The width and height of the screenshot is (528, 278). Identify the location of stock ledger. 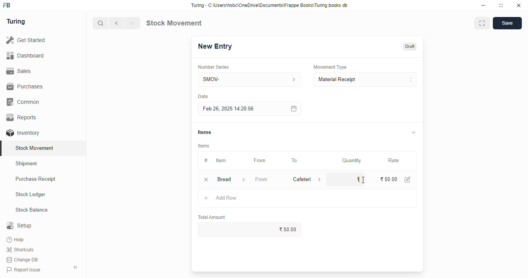
(31, 195).